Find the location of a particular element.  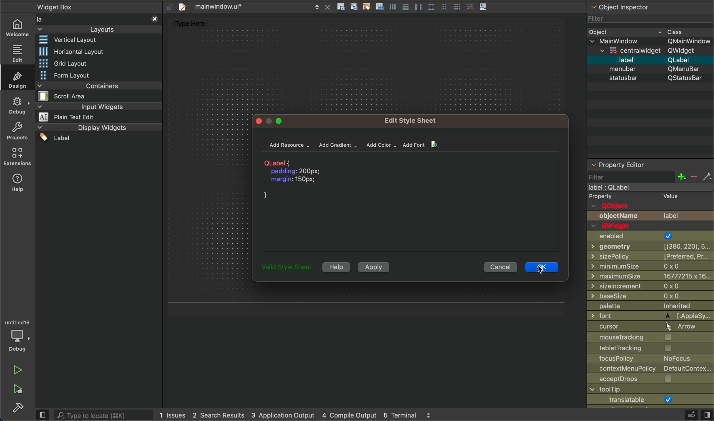

welcome is located at coordinates (18, 30).